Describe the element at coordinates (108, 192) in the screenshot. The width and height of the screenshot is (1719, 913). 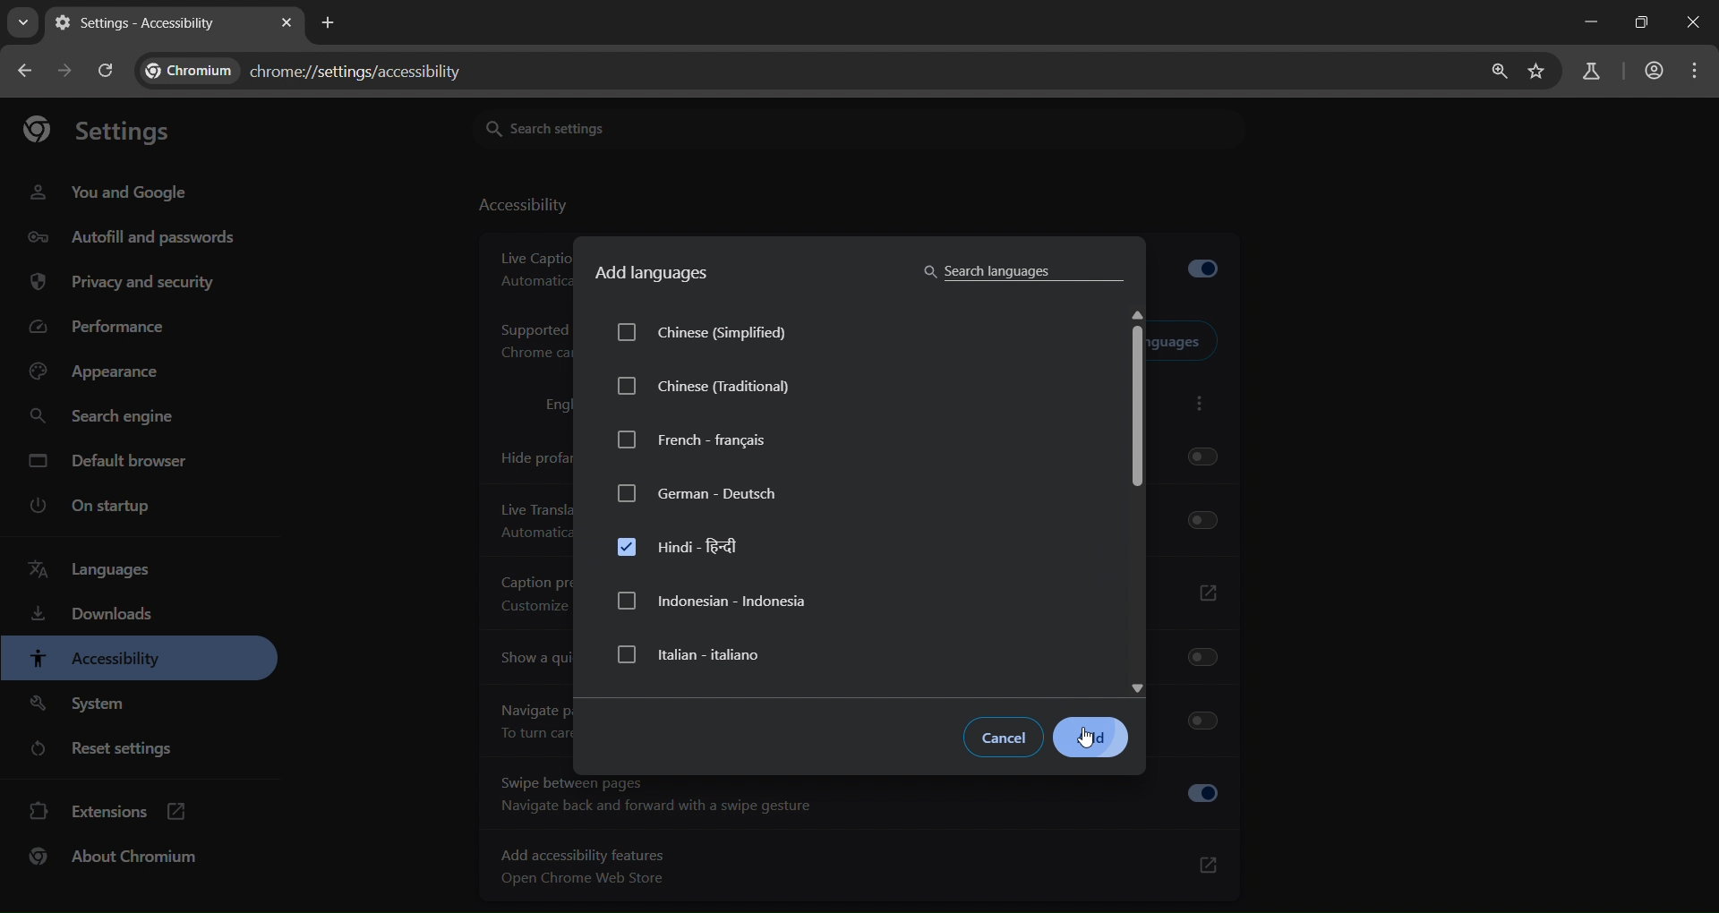
I see `you and google` at that location.